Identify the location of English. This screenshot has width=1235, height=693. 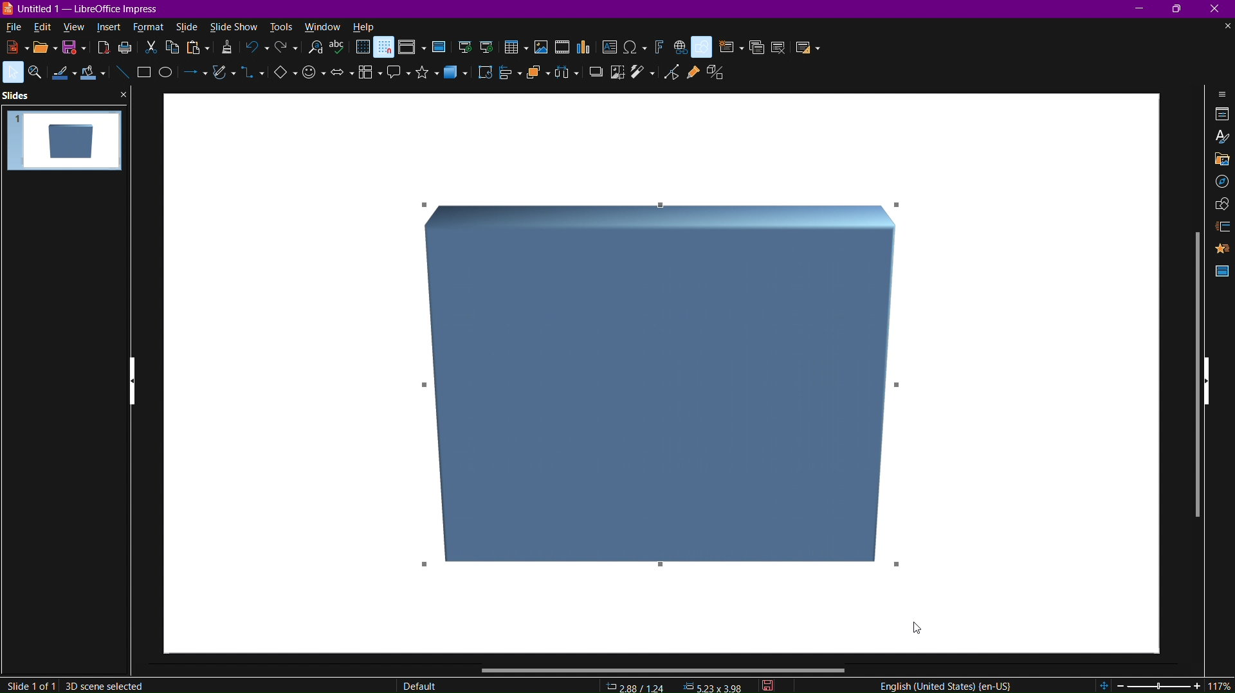
(942, 684).